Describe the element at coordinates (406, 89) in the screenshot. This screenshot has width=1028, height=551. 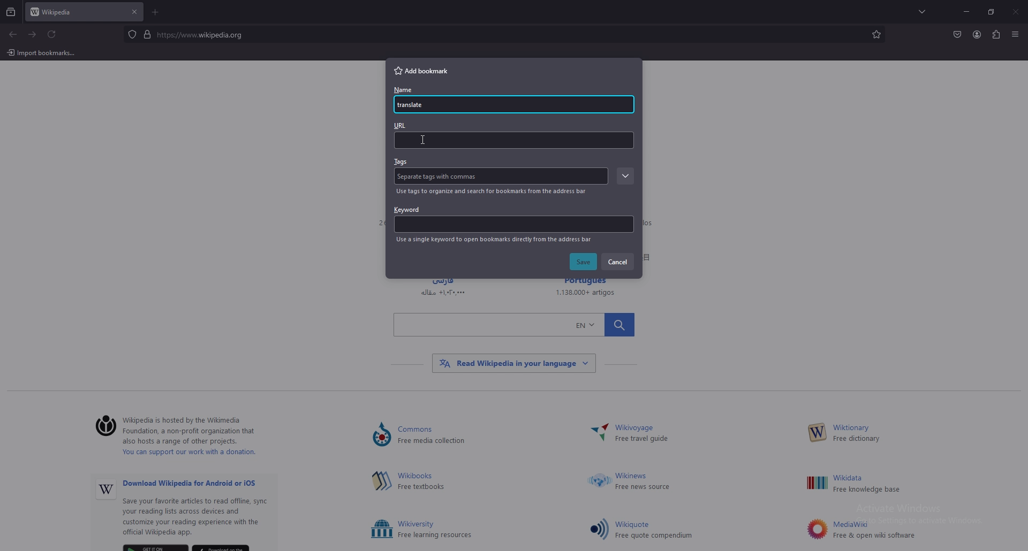
I see `name` at that location.